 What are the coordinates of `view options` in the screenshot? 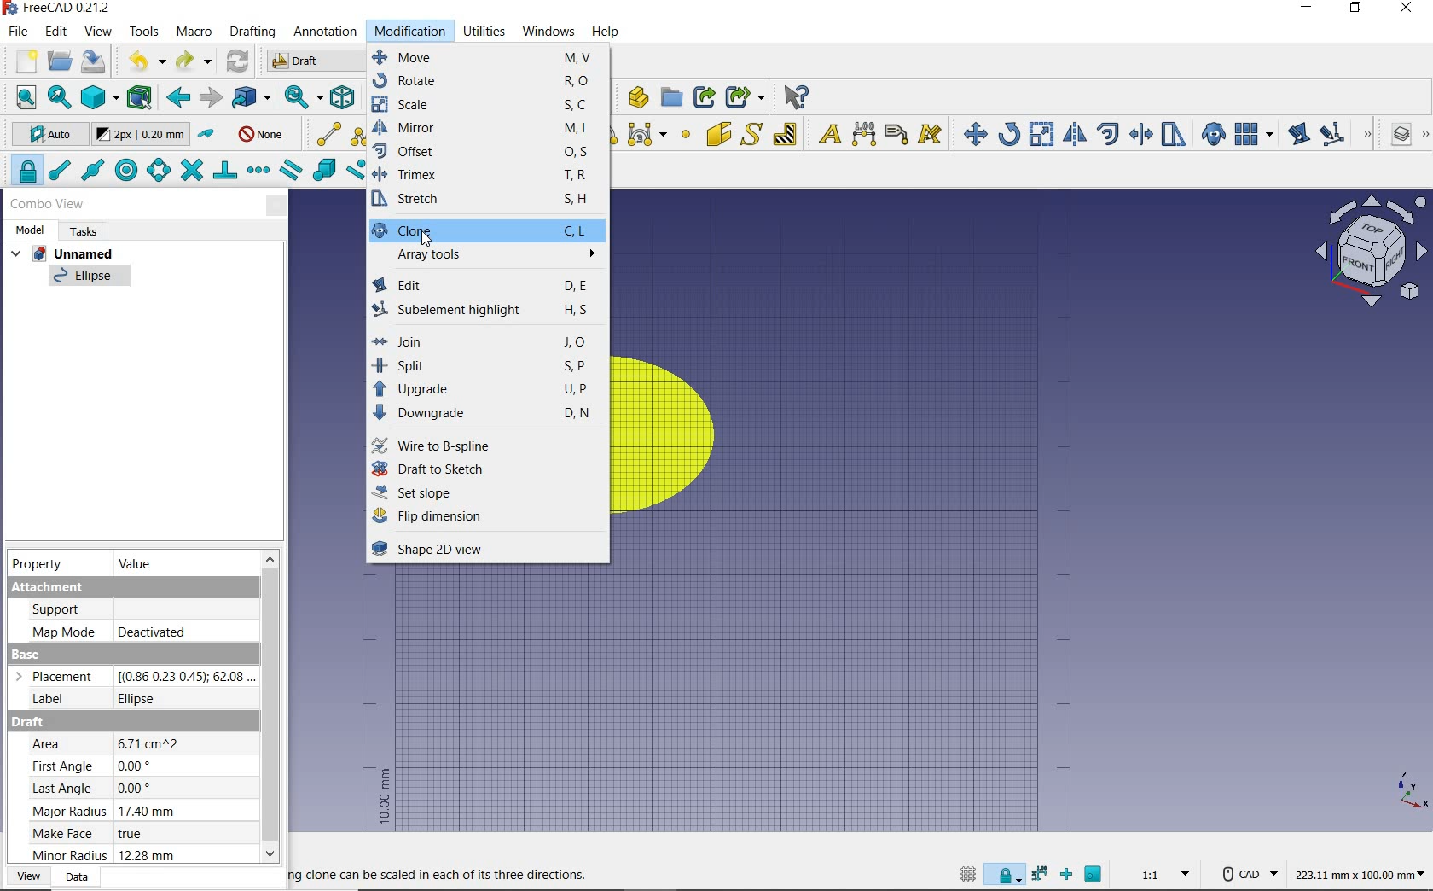 It's located at (1371, 251).